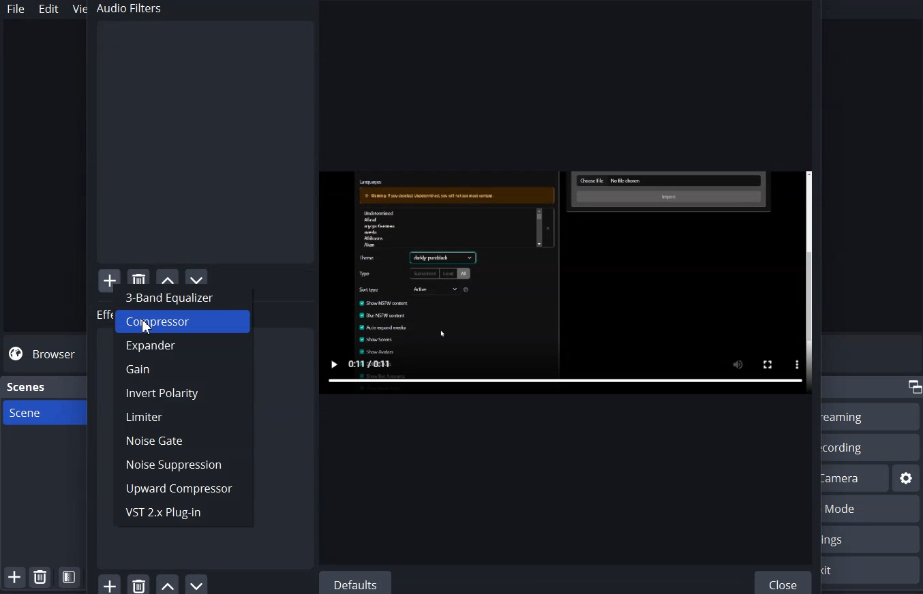 Image resolution: width=923 pixels, height=594 pixels. What do you see at coordinates (872, 510) in the screenshot?
I see `Studio Mode` at bounding box center [872, 510].